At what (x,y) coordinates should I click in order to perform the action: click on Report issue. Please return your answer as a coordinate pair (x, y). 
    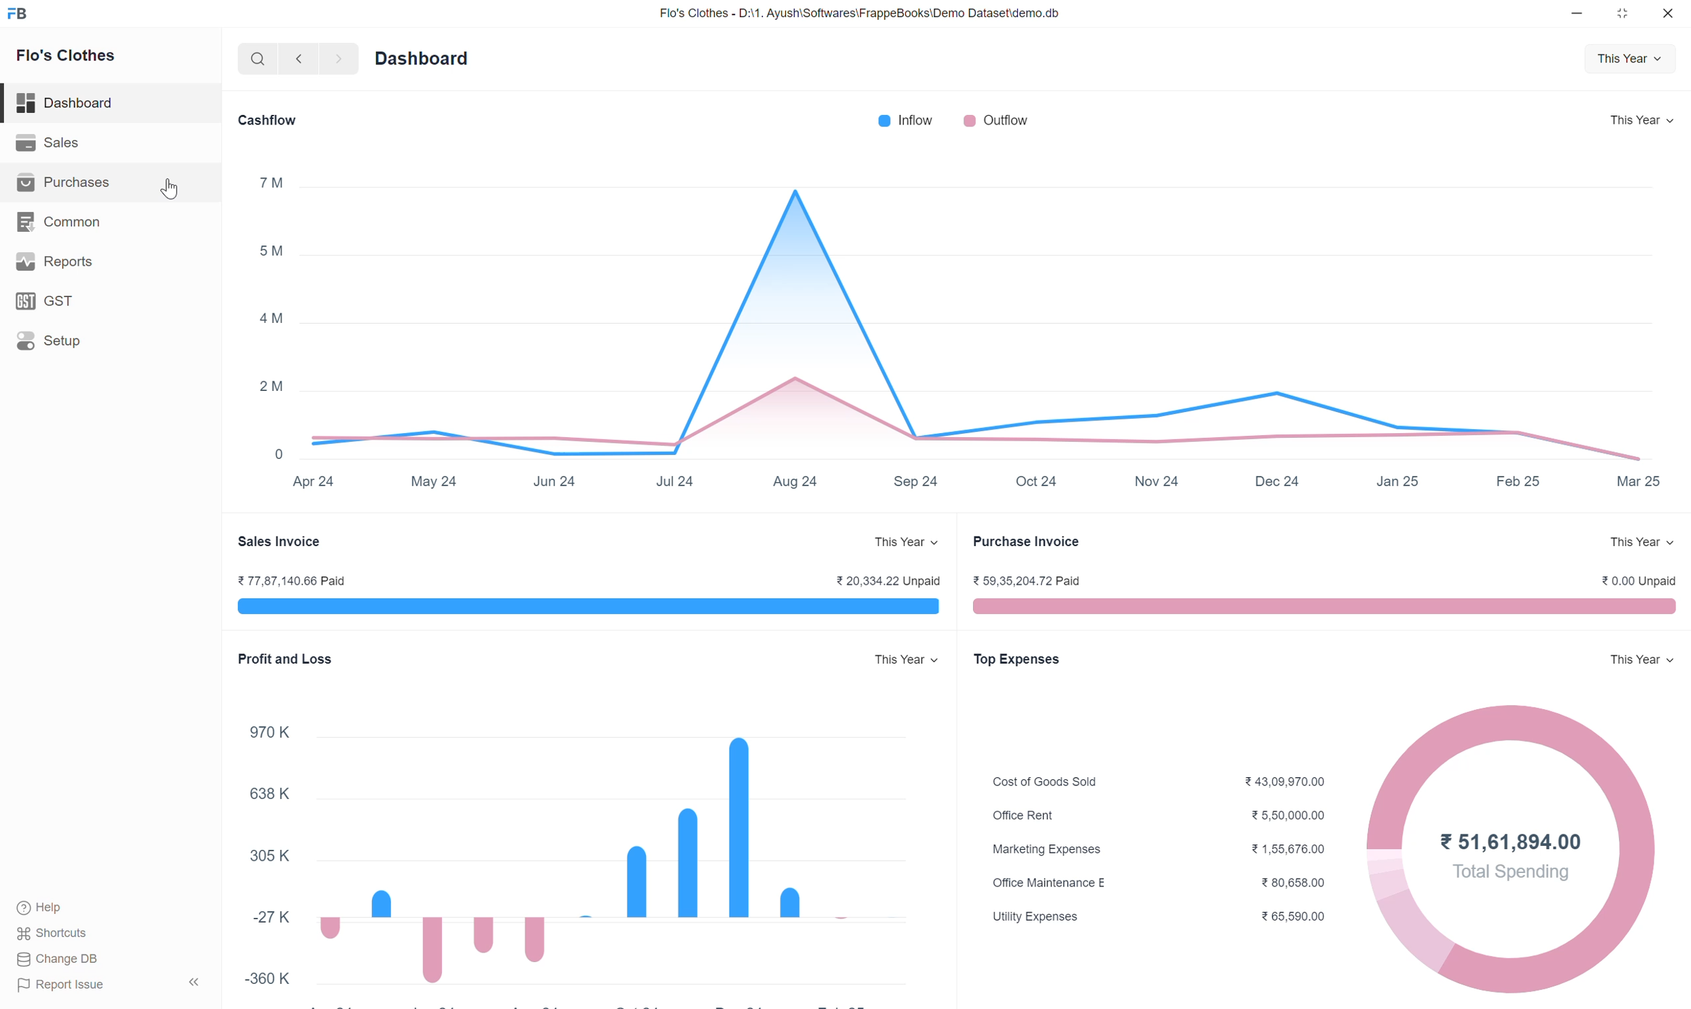
    Looking at the image, I should click on (62, 986).